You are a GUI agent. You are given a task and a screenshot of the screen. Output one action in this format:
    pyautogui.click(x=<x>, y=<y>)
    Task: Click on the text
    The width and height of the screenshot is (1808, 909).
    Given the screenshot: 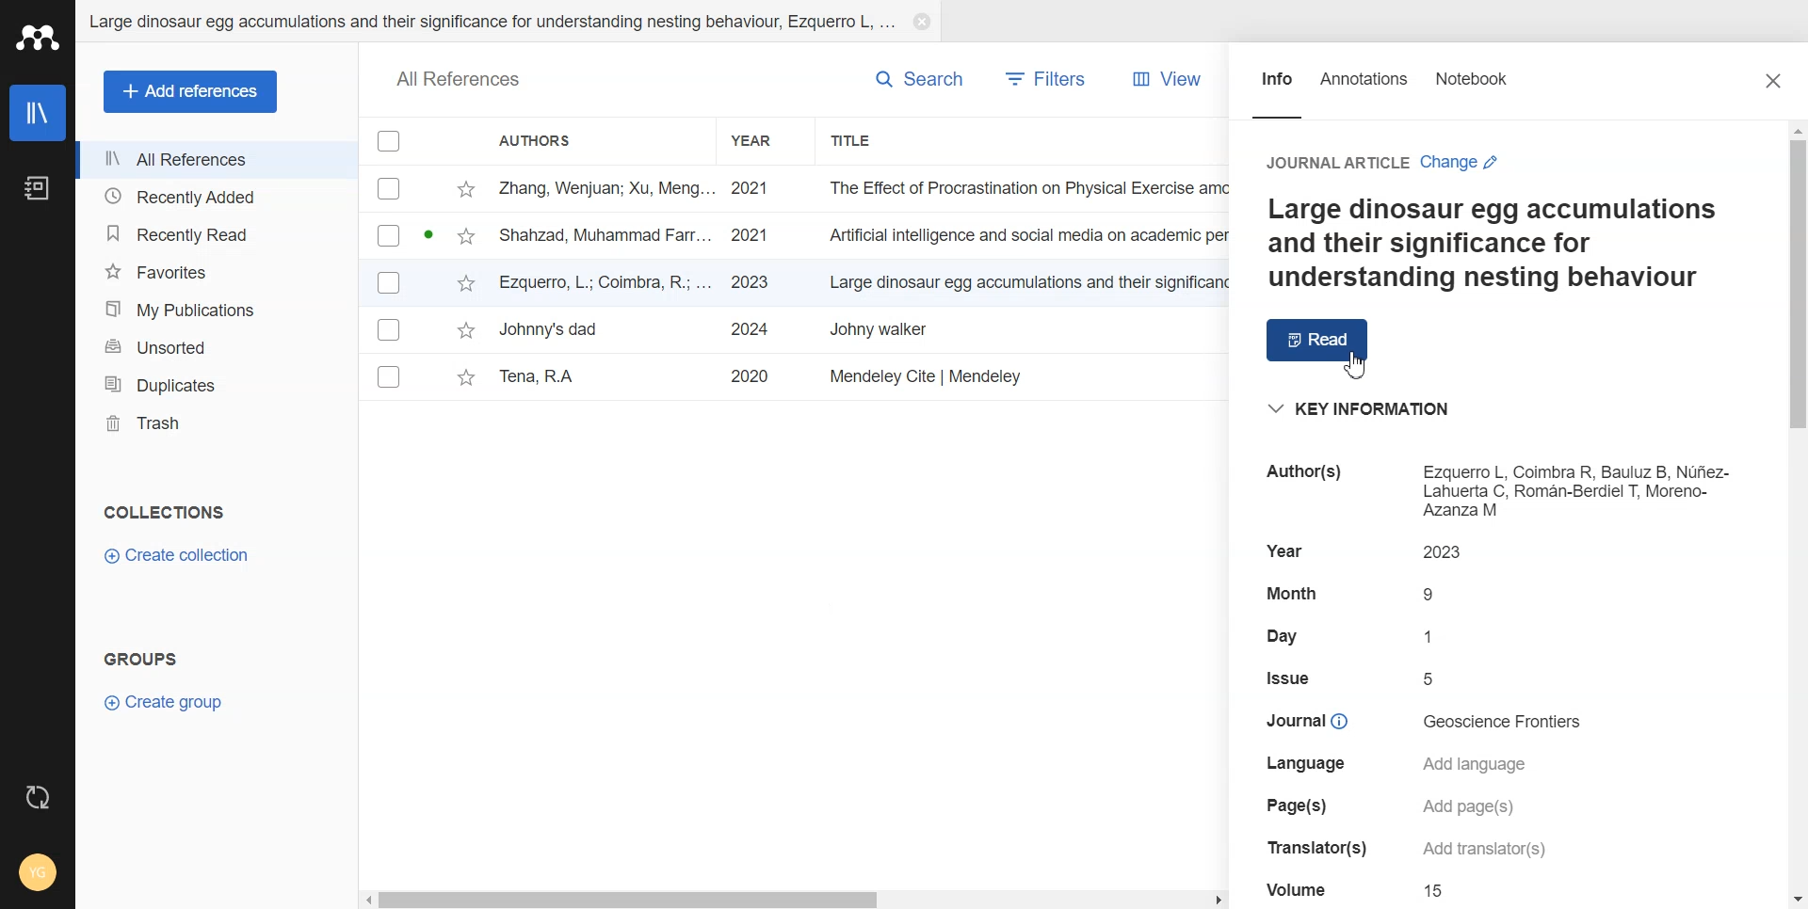 What is the action you would take?
    pyautogui.click(x=1434, y=595)
    